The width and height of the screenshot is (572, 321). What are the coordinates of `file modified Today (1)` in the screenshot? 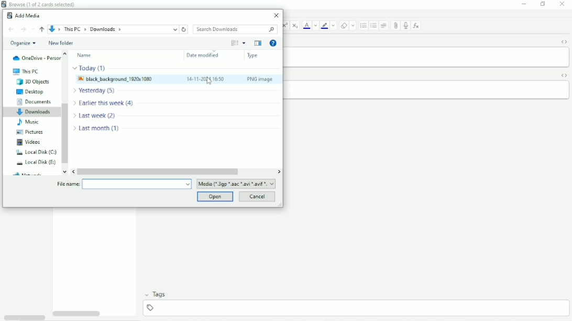 It's located at (90, 68).